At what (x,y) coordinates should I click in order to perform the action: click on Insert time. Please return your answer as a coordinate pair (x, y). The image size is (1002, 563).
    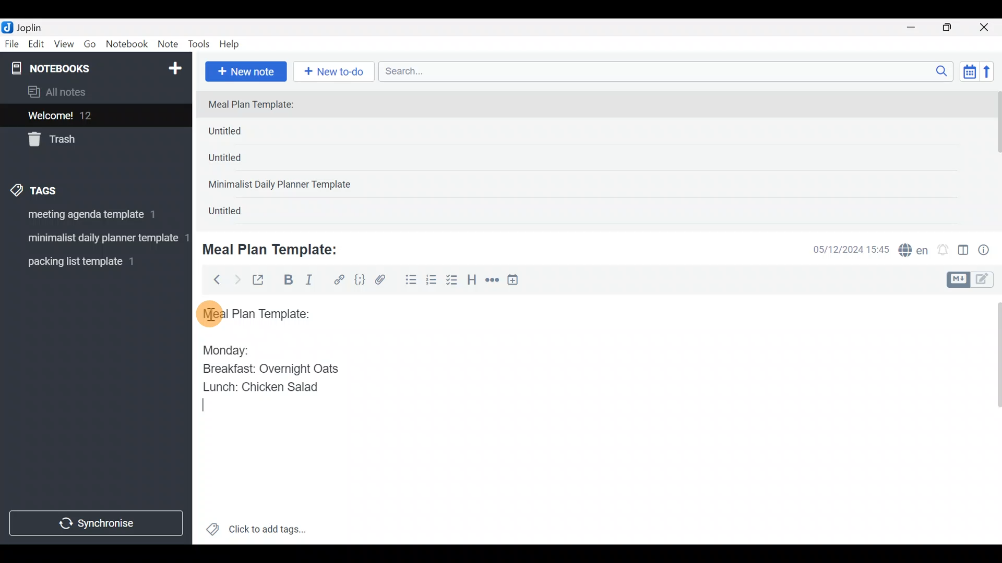
    Looking at the image, I should click on (518, 281).